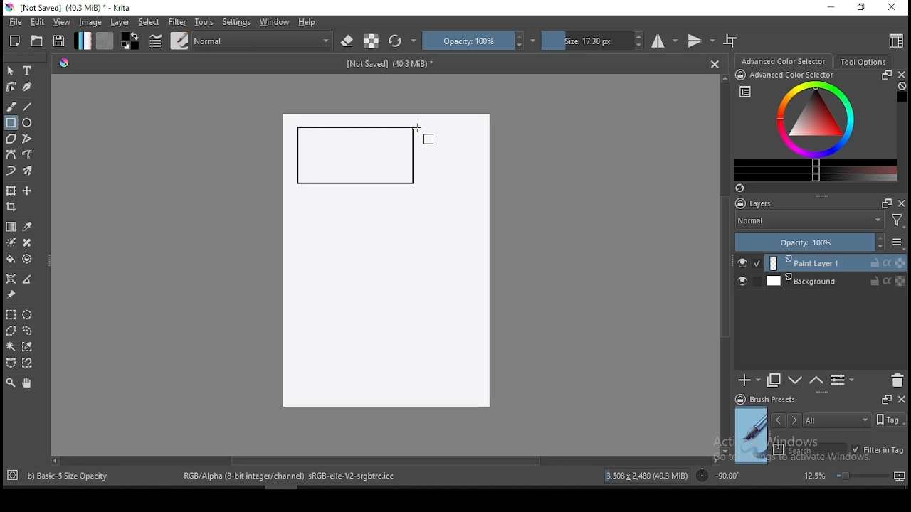 The width and height of the screenshot is (911, 512). I want to click on new layer, so click(749, 380).